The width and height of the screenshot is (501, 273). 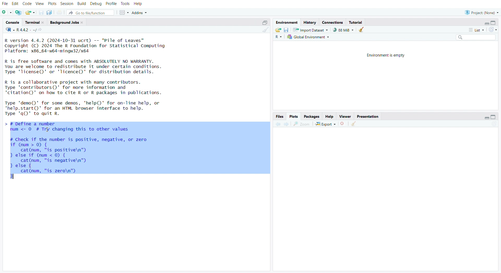 I want to click on console, so click(x=13, y=23).